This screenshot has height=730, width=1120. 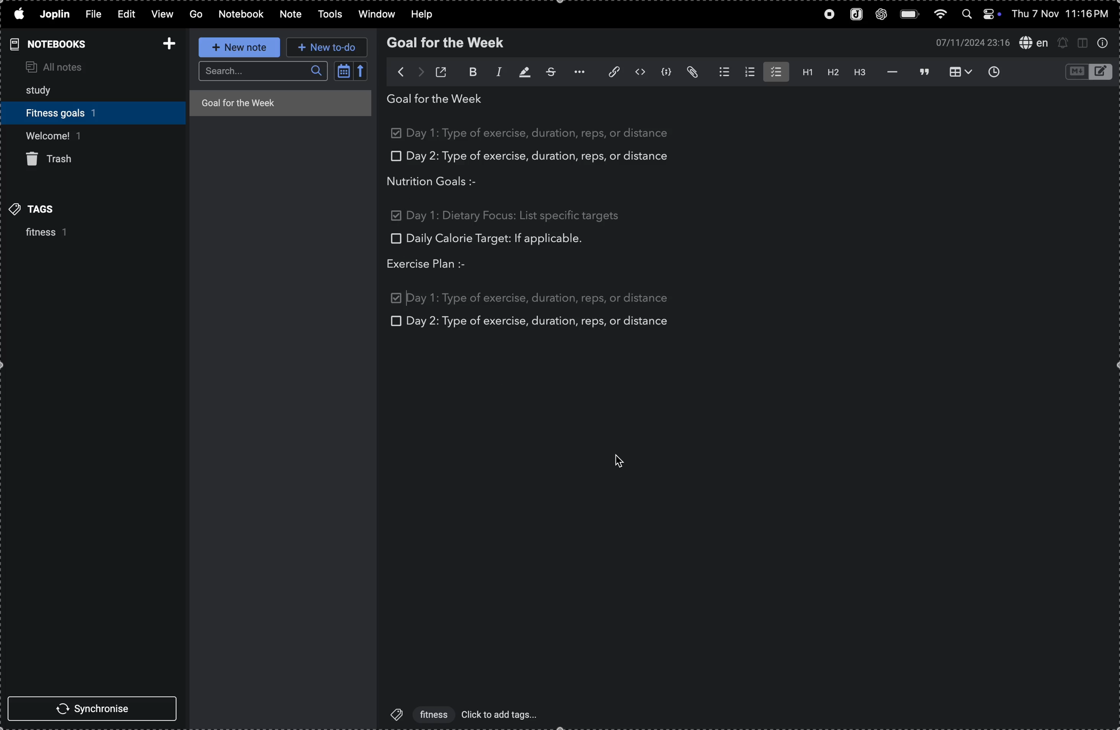 I want to click on note, so click(x=289, y=15).